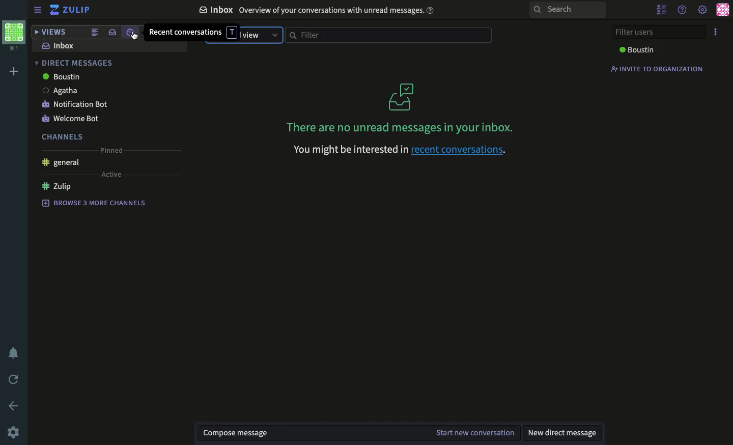 This screenshot has width=733, height=445. What do you see at coordinates (388, 35) in the screenshot?
I see `filter` at bounding box center [388, 35].